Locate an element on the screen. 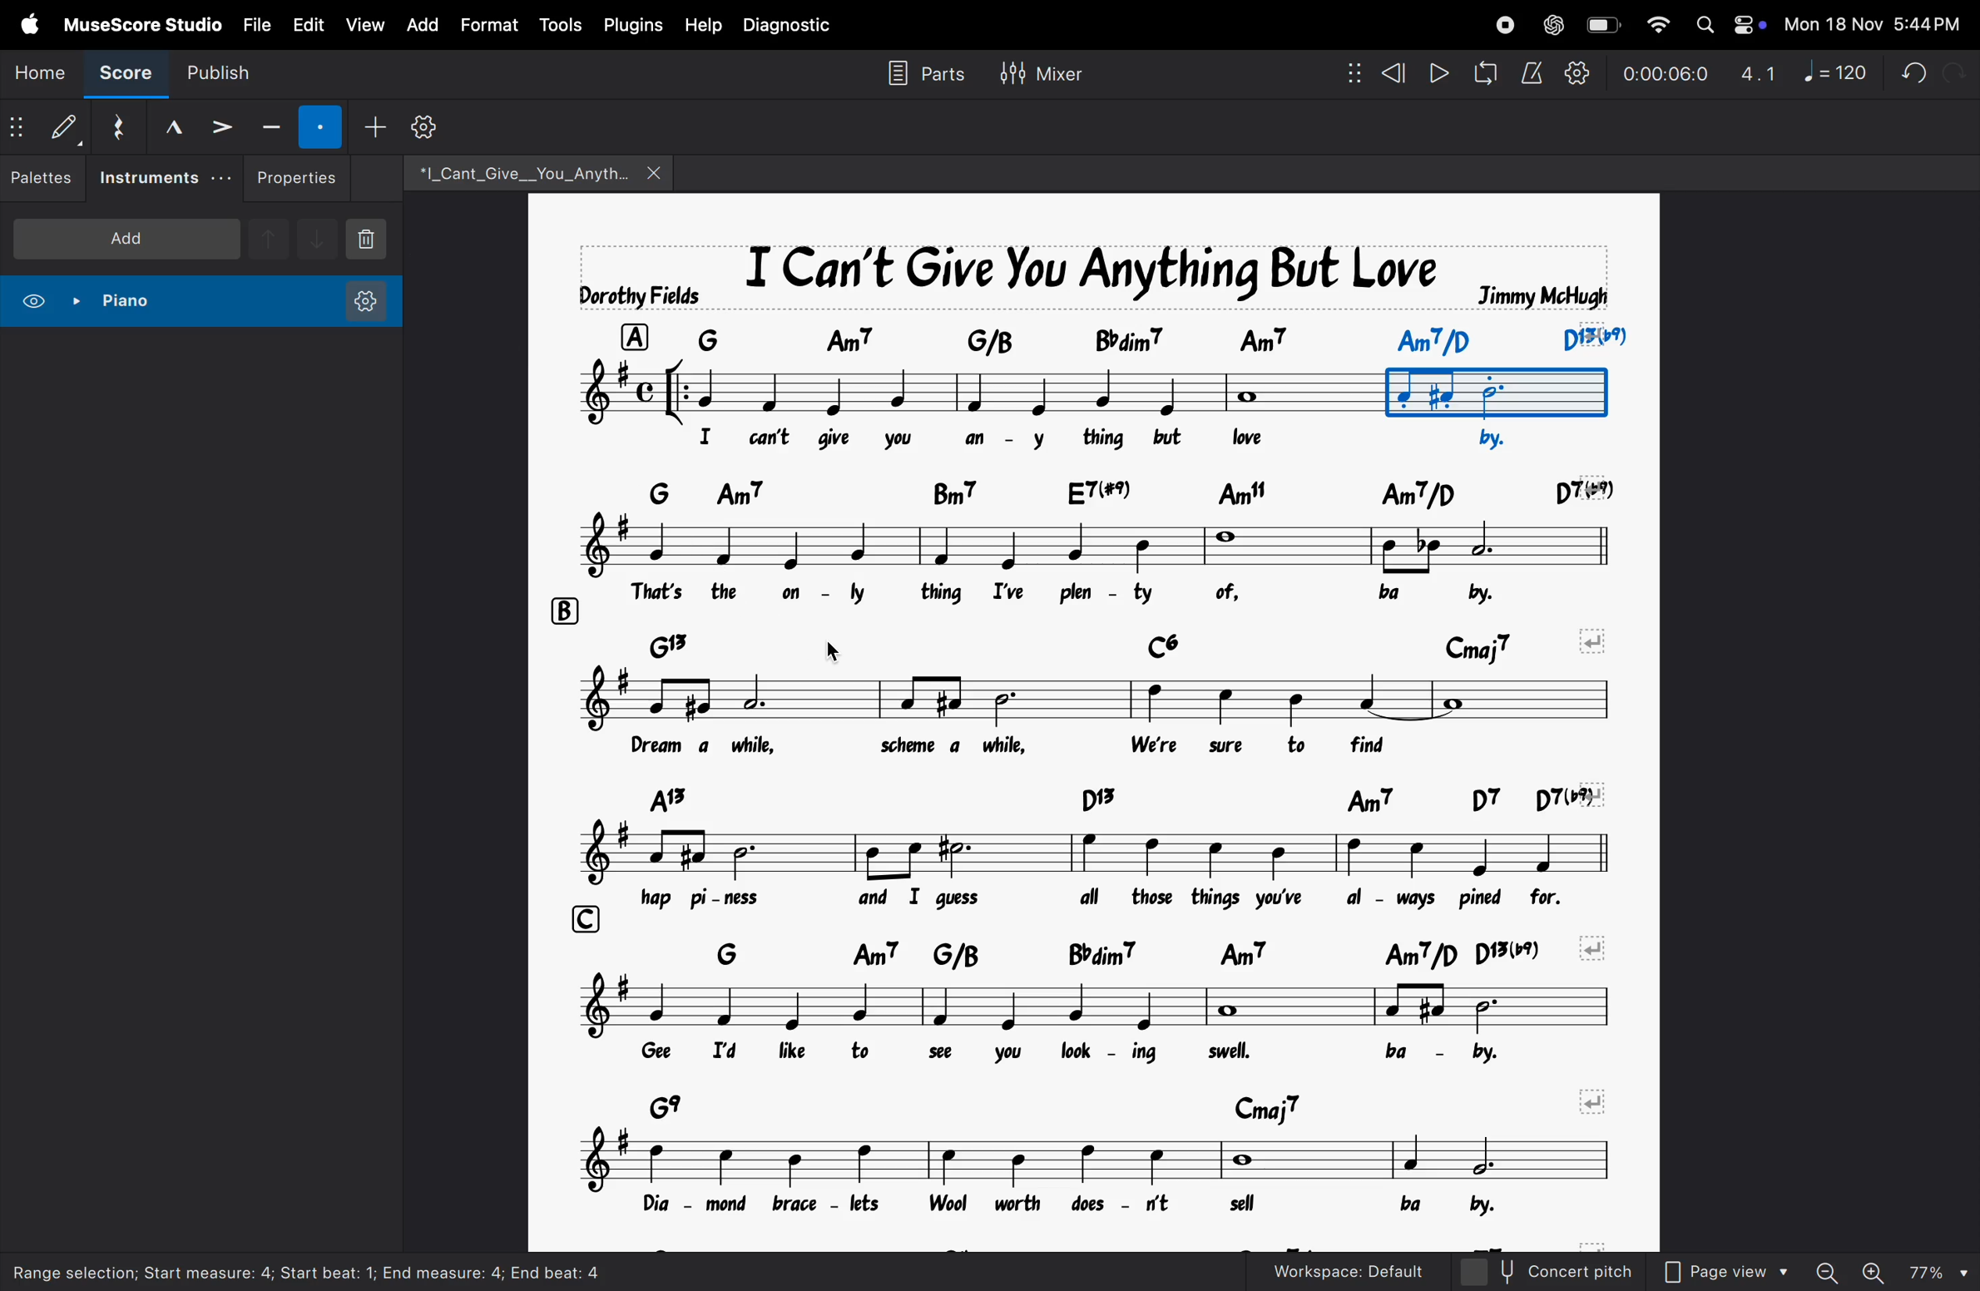 Image resolution: width=1980 pixels, height=1291 pixels. view is located at coordinates (365, 26).